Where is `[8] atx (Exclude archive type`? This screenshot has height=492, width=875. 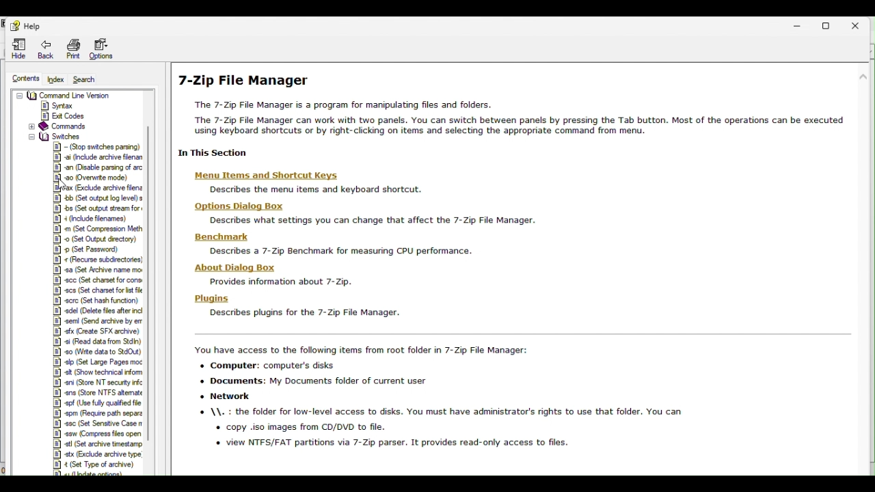 [8] atx (Exclude archive type is located at coordinates (99, 454).